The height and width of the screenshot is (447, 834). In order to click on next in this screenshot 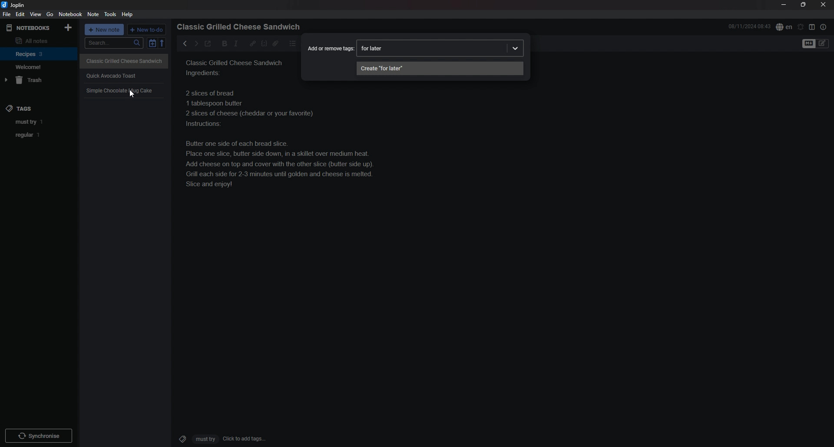, I will do `click(195, 43)`.